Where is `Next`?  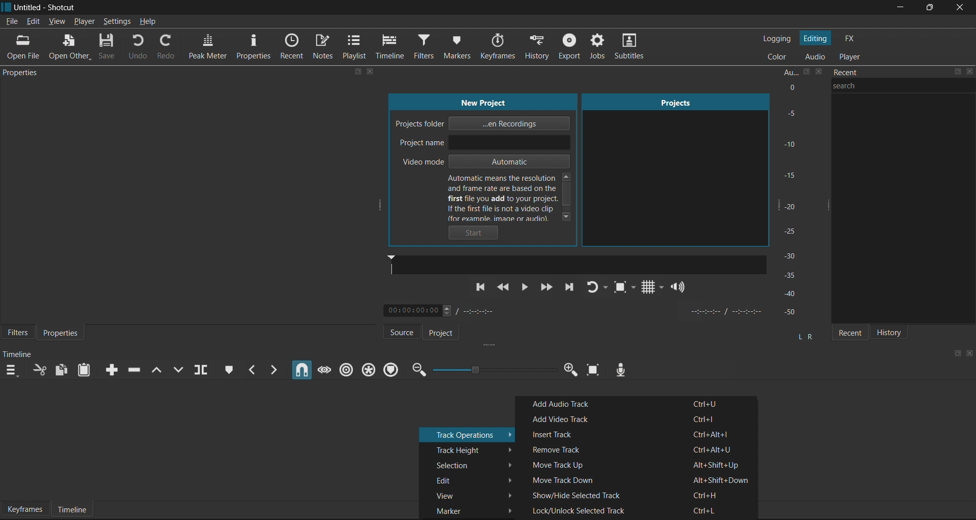
Next is located at coordinates (570, 289).